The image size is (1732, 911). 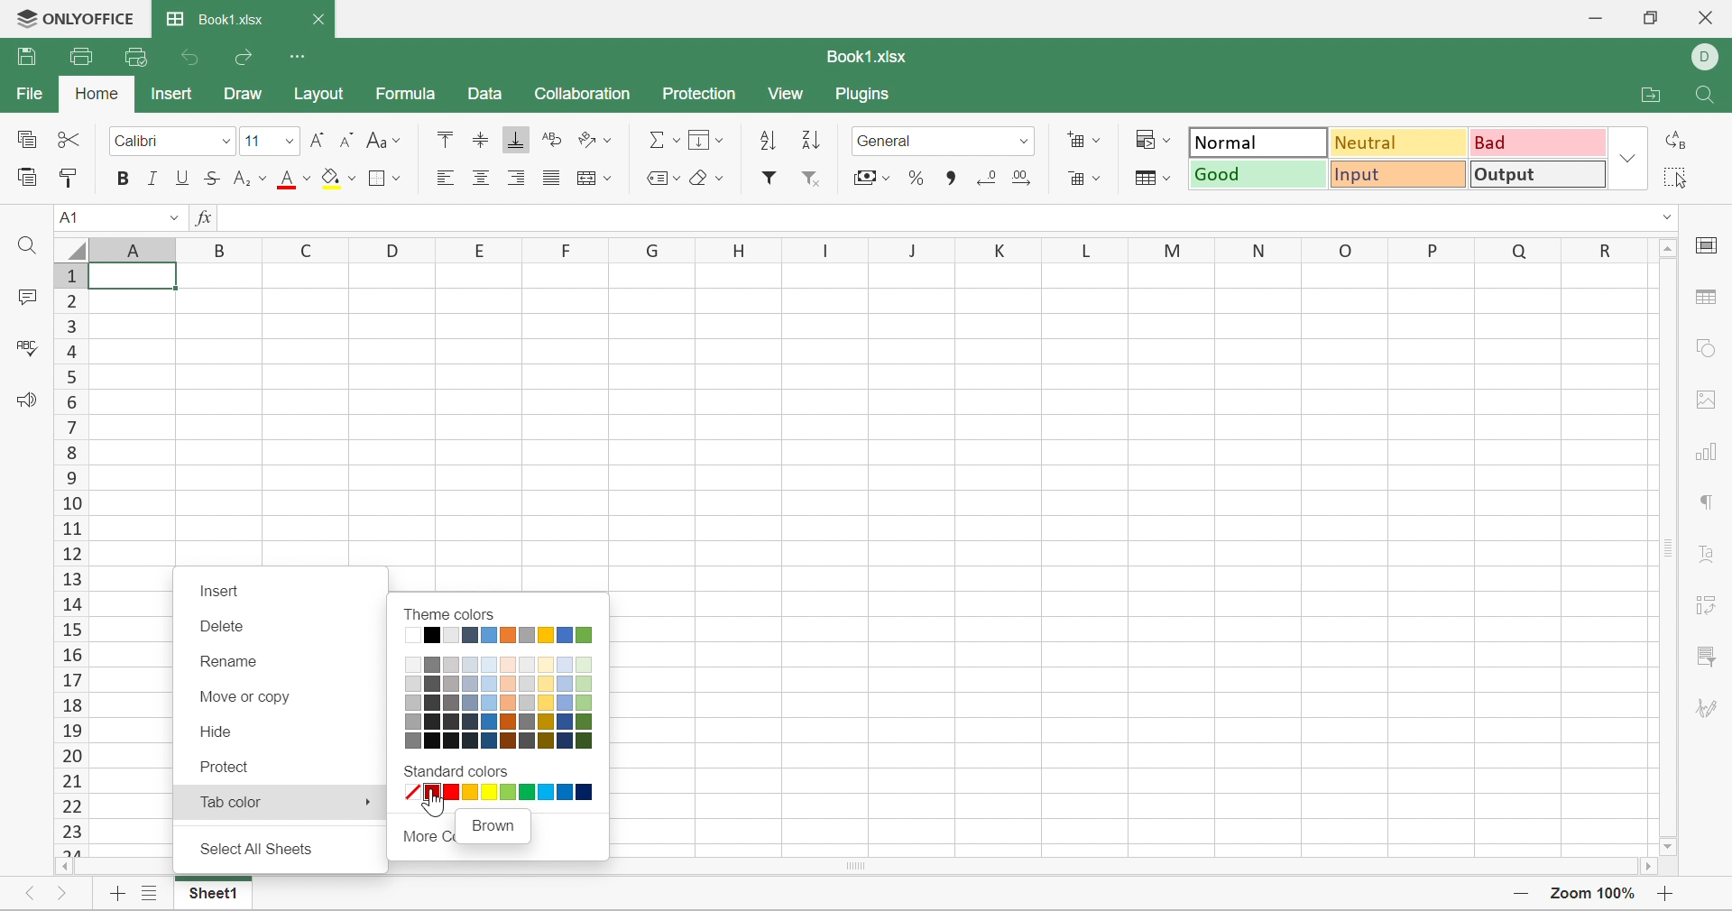 What do you see at coordinates (1612, 251) in the screenshot?
I see `R` at bounding box center [1612, 251].